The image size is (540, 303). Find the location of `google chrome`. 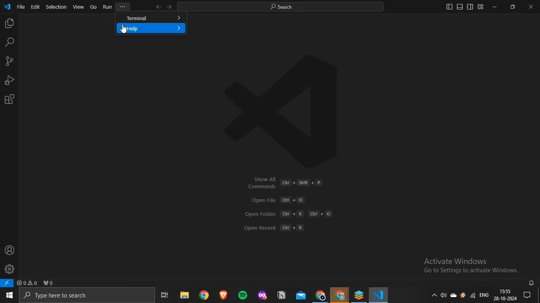

google chrome is located at coordinates (340, 296).